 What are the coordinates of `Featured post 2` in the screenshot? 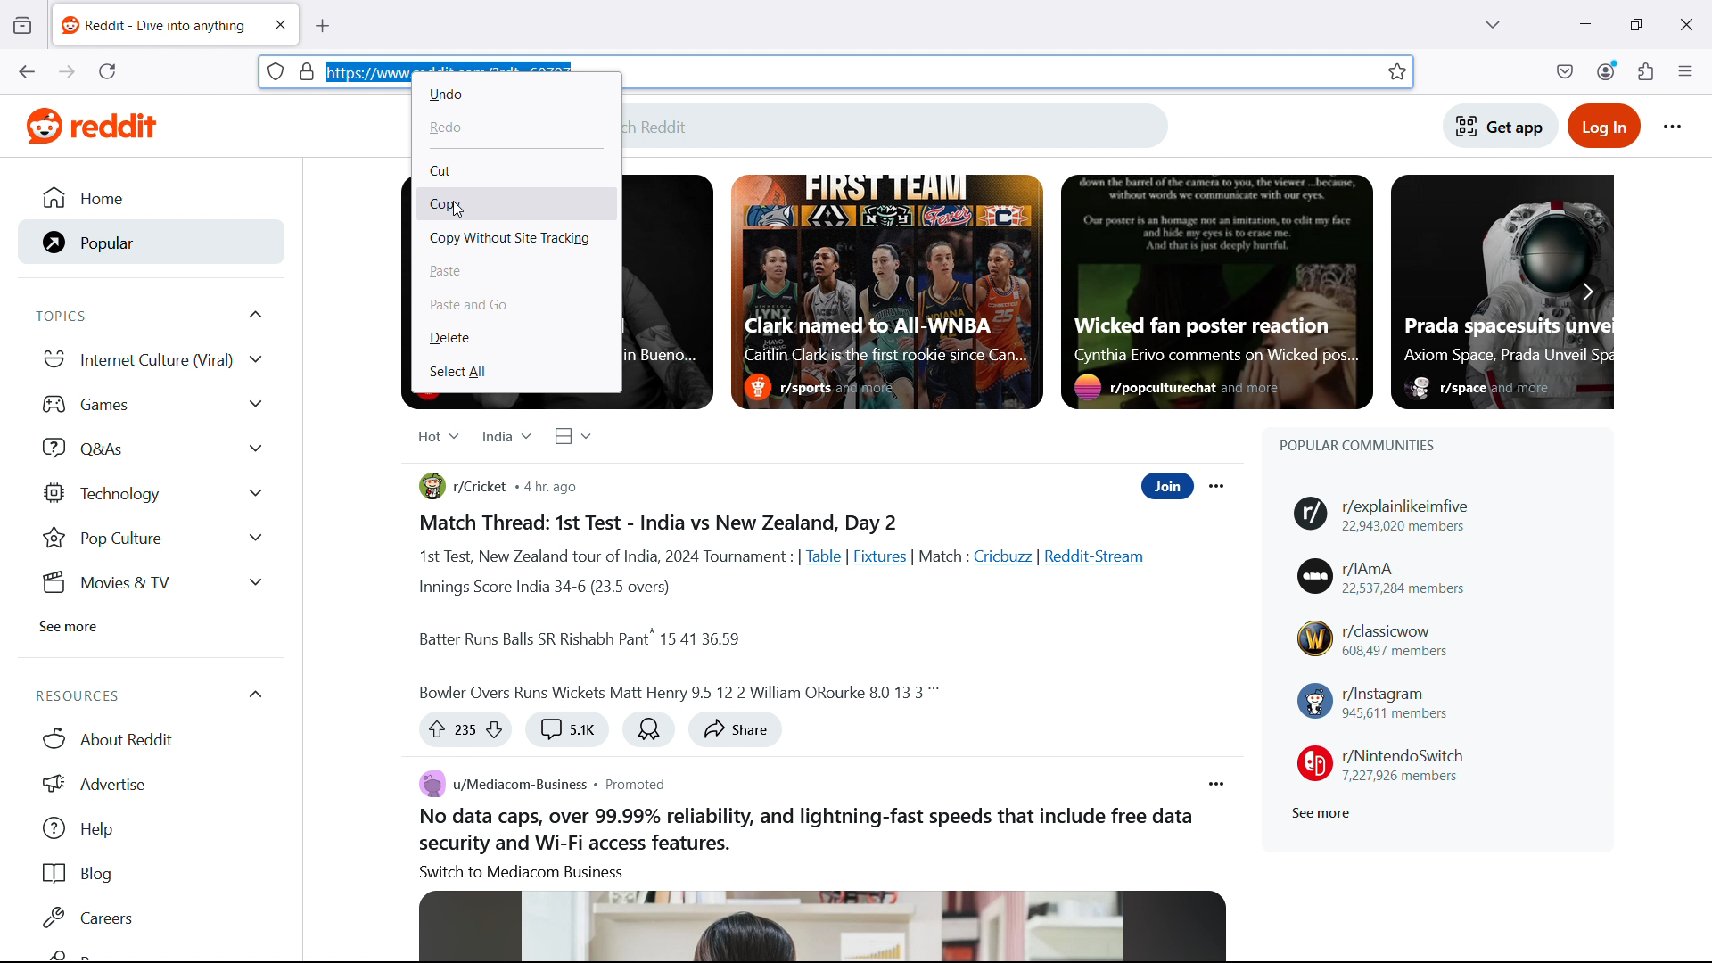 It's located at (886, 291).